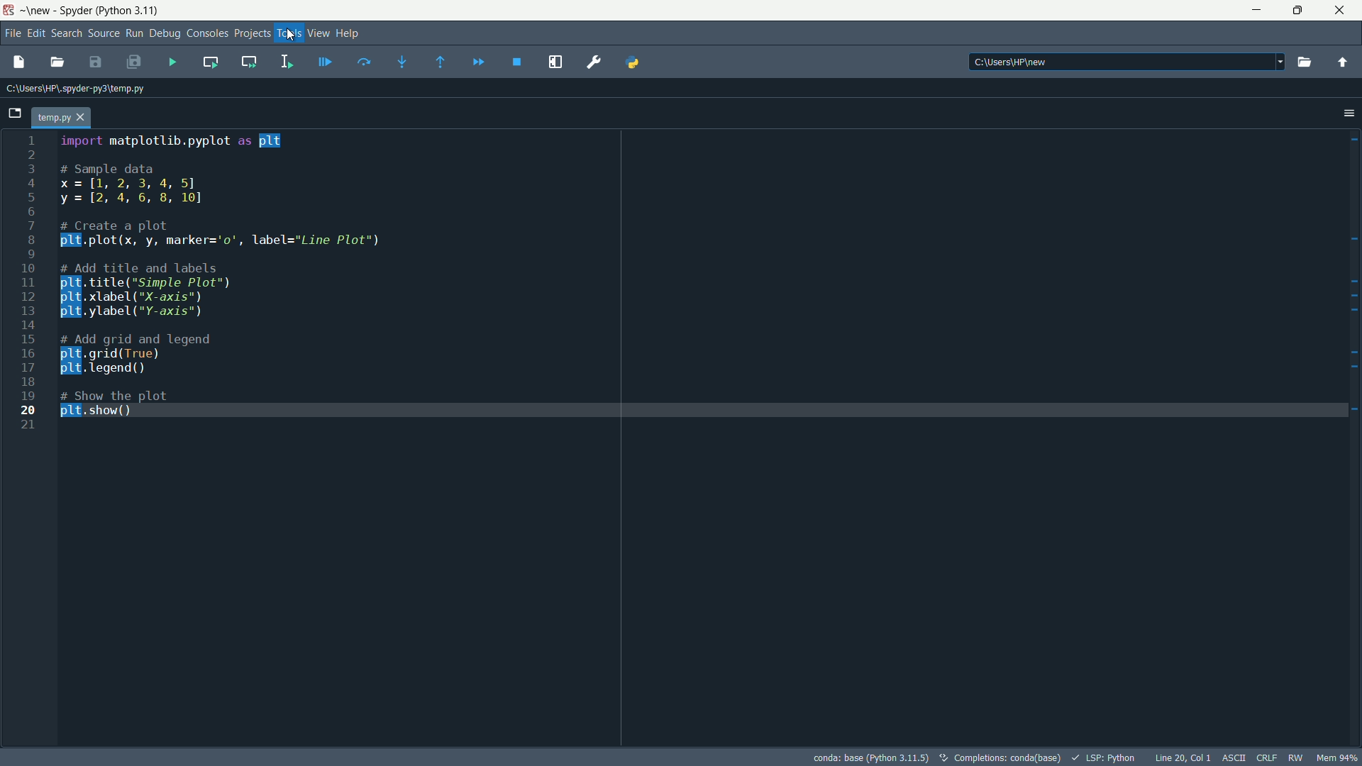  What do you see at coordinates (1295, 757) in the screenshot?
I see `rw` at bounding box center [1295, 757].